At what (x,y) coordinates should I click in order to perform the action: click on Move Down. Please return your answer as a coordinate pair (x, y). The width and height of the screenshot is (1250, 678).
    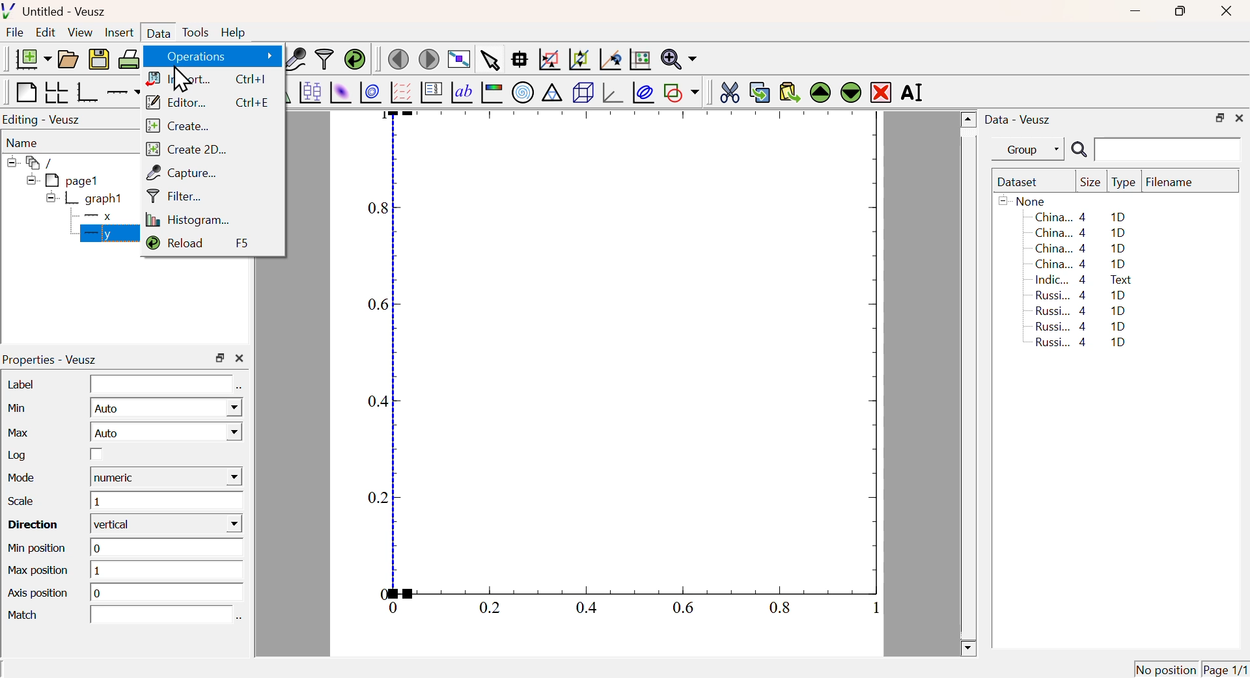
    Looking at the image, I should click on (850, 92).